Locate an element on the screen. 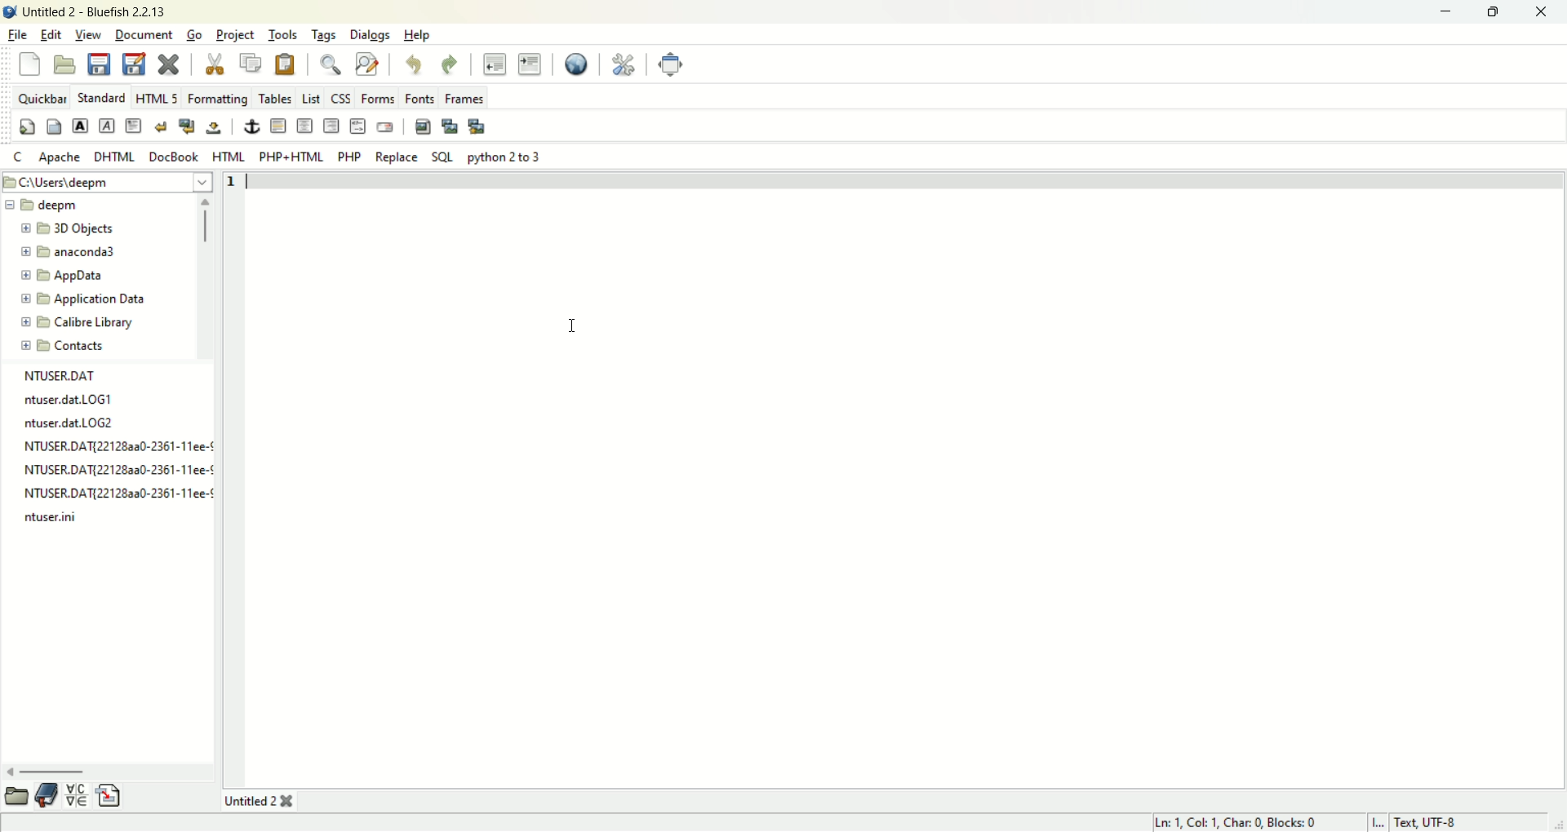 The width and height of the screenshot is (1567, 832). CSS is located at coordinates (341, 96).